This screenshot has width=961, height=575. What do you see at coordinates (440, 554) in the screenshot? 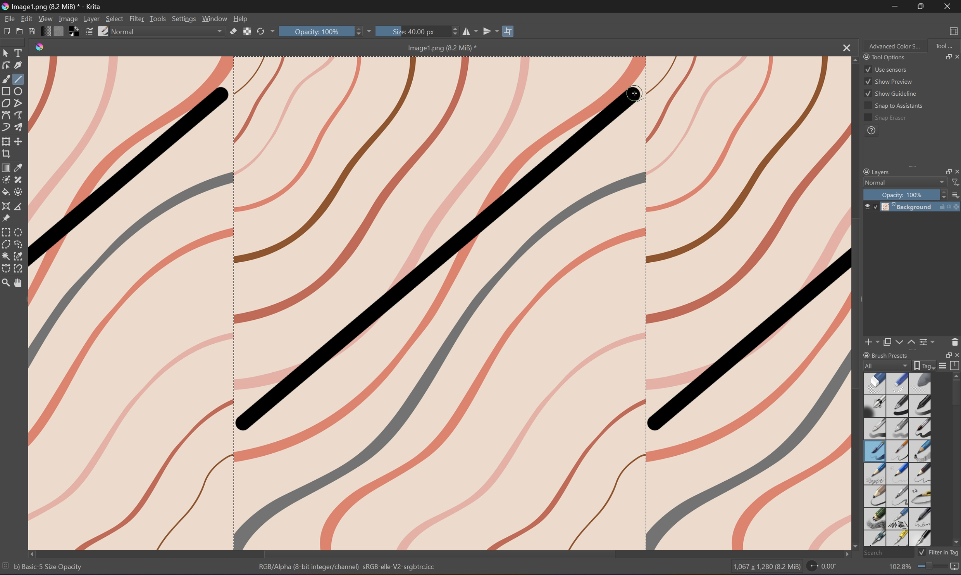
I see `Scroll Bar` at bounding box center [440, 554].